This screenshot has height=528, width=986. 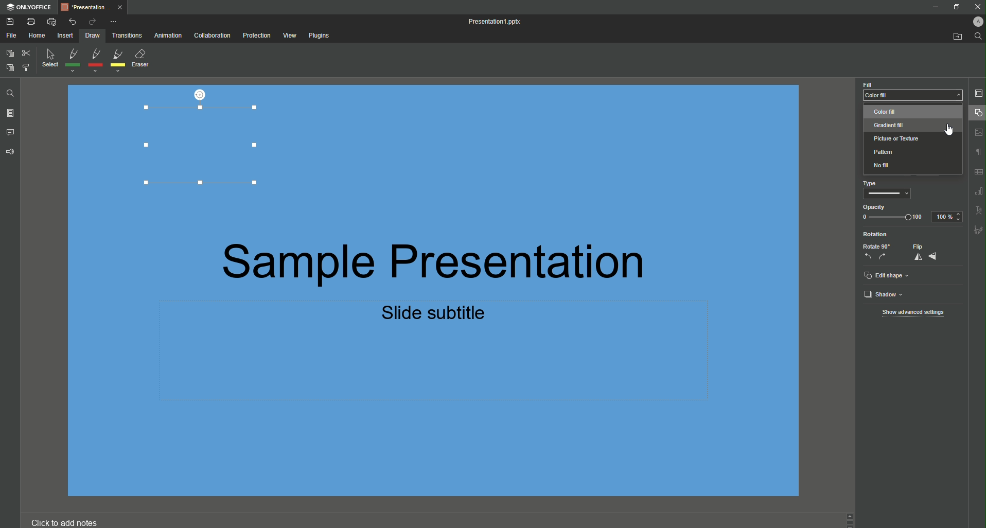 I want to click on Gradient Fill, so click(x=891, y=125).